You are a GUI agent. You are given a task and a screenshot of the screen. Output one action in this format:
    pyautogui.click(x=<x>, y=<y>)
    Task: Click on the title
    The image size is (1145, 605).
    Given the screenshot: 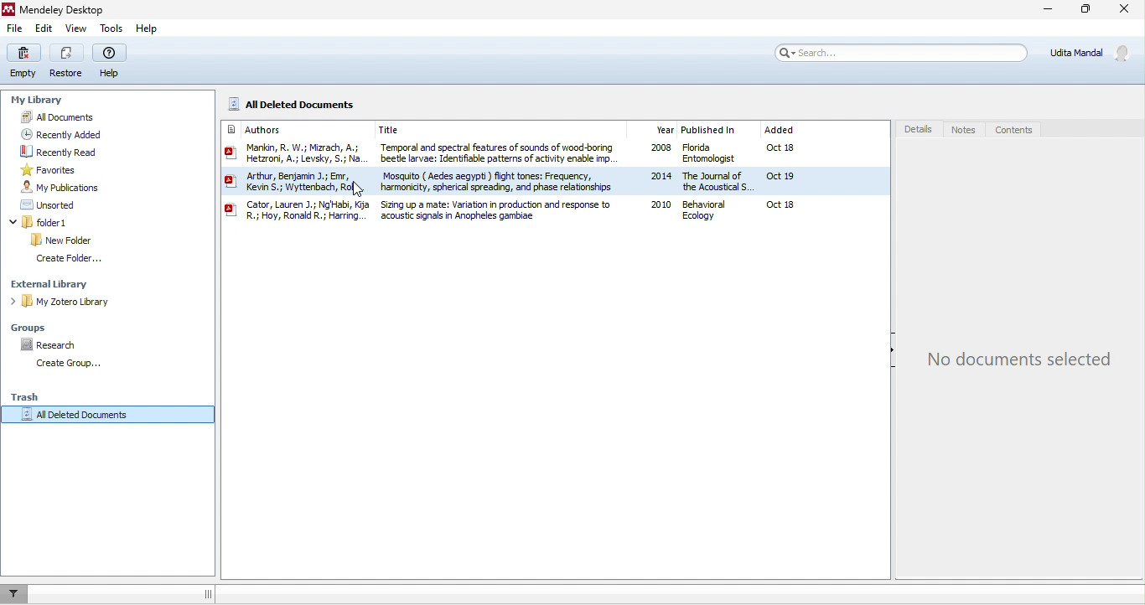 What is the action you would take?
    pyautogui.click(x=56, y=9)
    